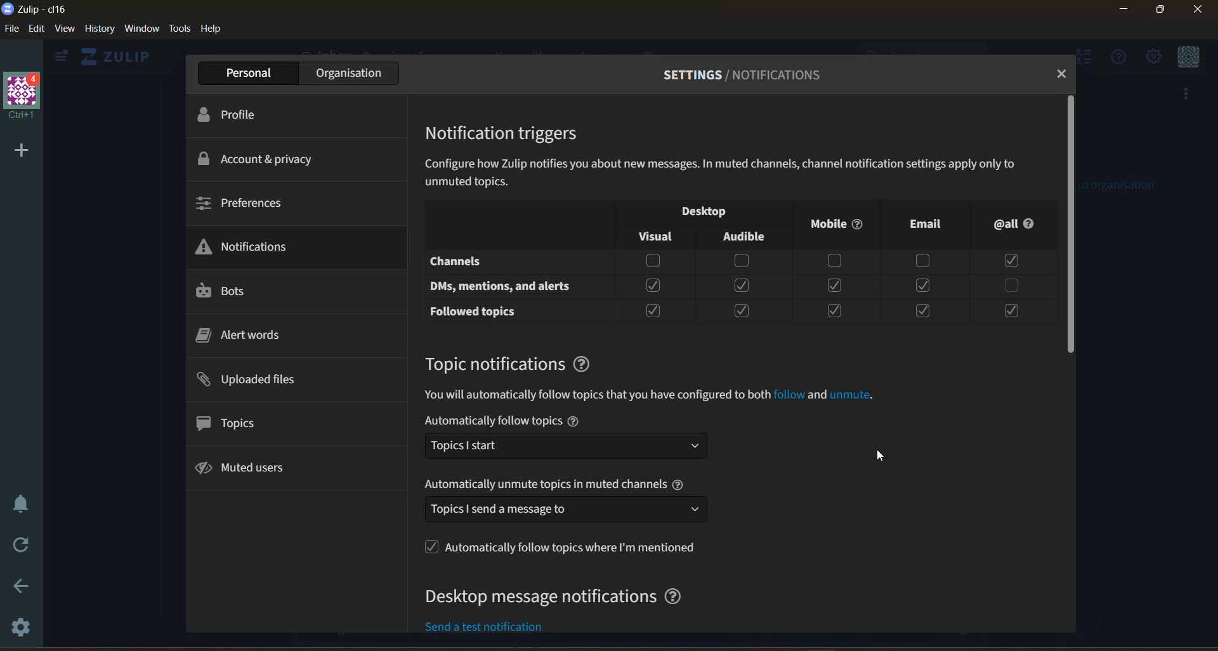 This screenshot has height=651, width=1218. What do you see at coordinates (835, 312) in the screenshot?
I see `Checkbox` at bounding box center [835, 312].